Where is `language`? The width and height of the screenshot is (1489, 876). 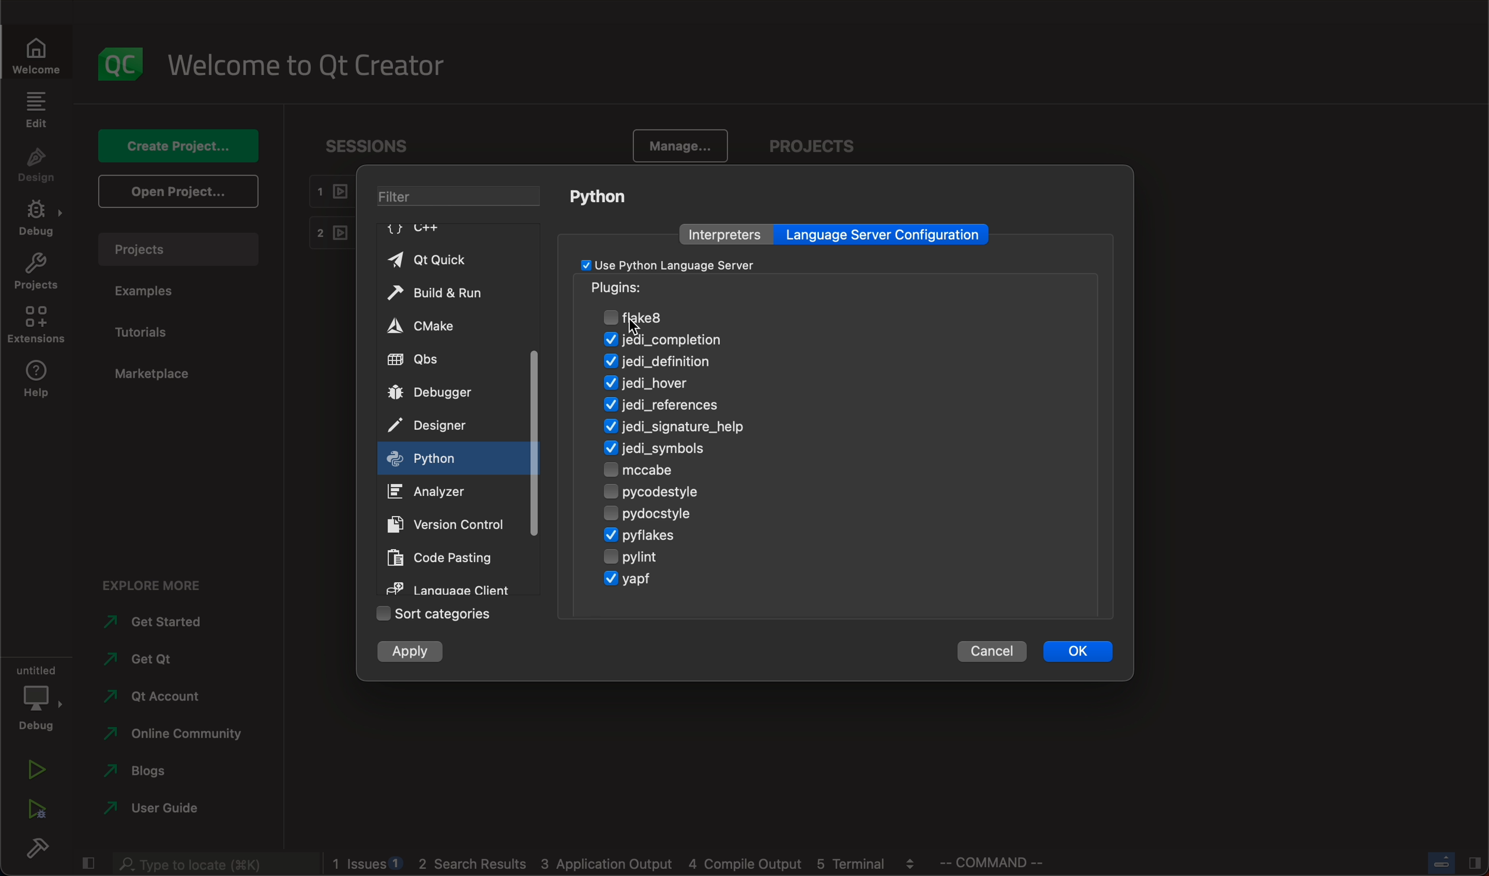 language is located at coordinates (447, 586).